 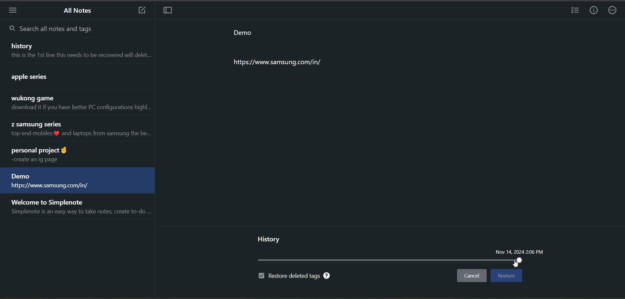 What do you see at coordinates (506, 276) in the screenshot?
I see `restore` at bounding box center [506, 276].